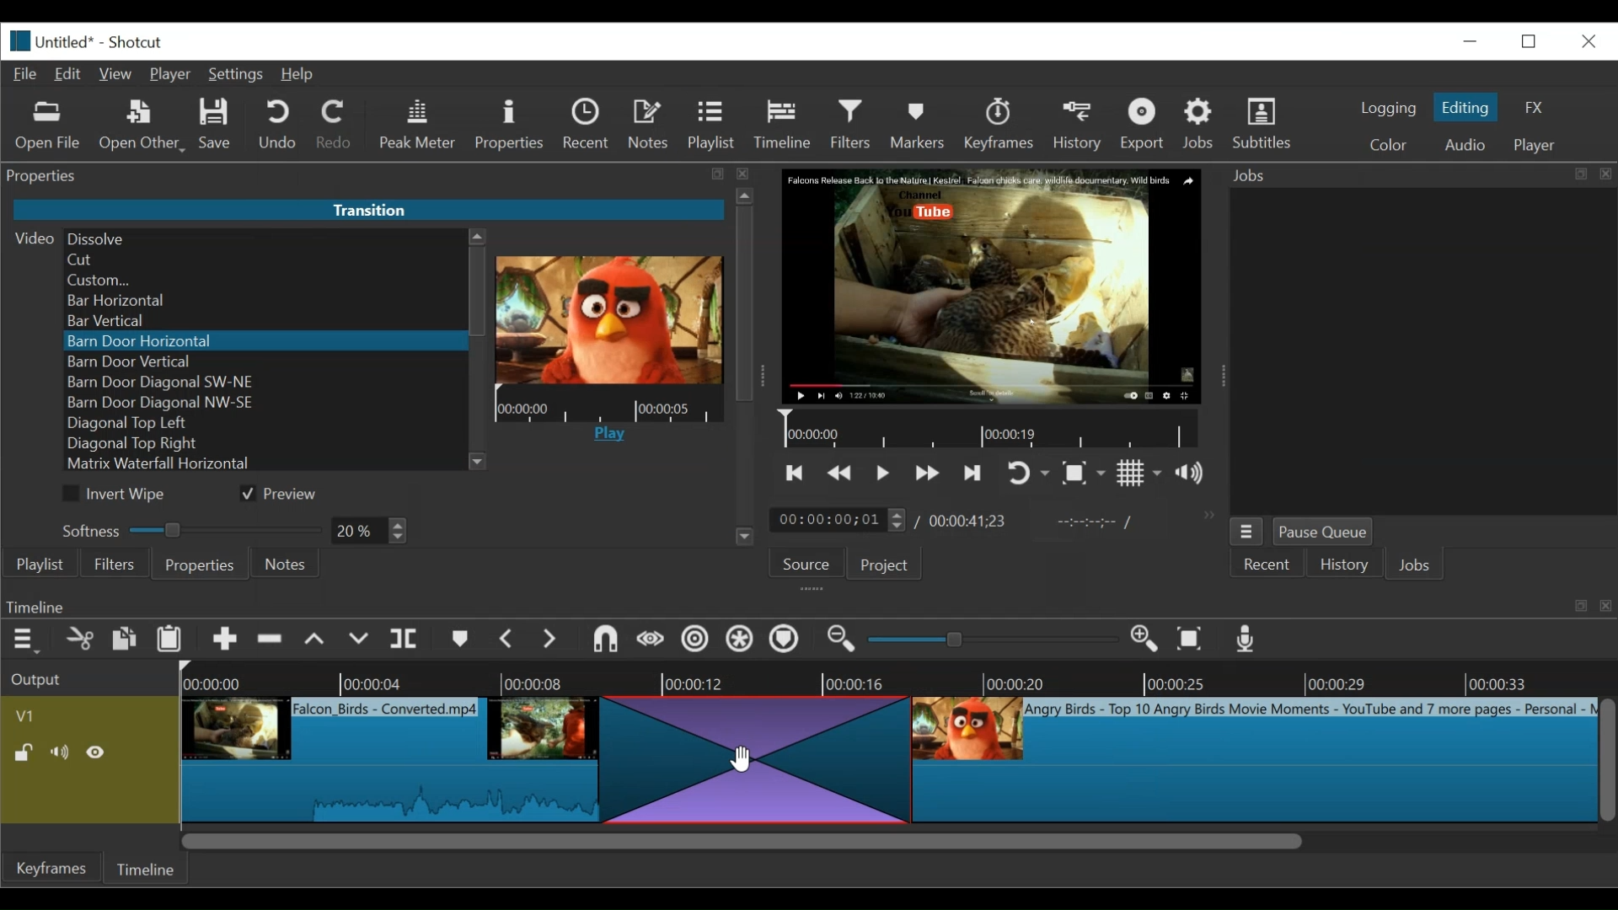  What do you see at coordinates (1343, 564) in the screenshot?
I see `History` at bounding box center [1343, 564].